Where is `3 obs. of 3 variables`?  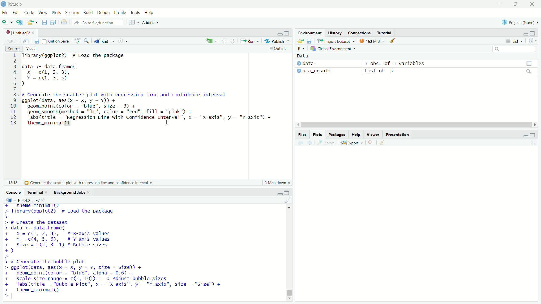 3 obs. of 3 variables is located at coordinates (394, 63).